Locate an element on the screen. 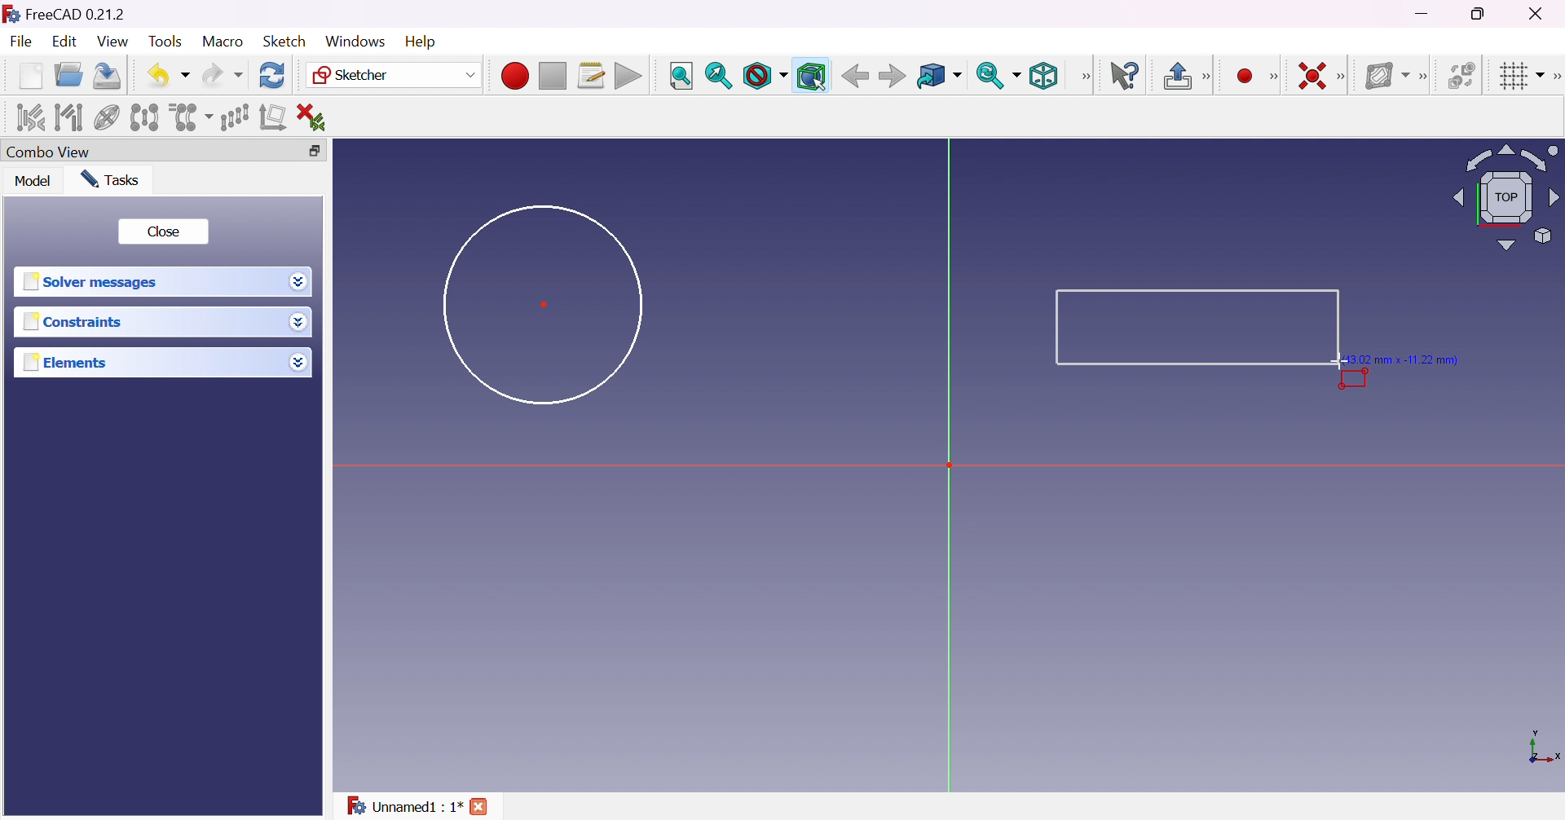 The height and width of the screenshot is (820, 1565). close is located at coordinates (482, 806).